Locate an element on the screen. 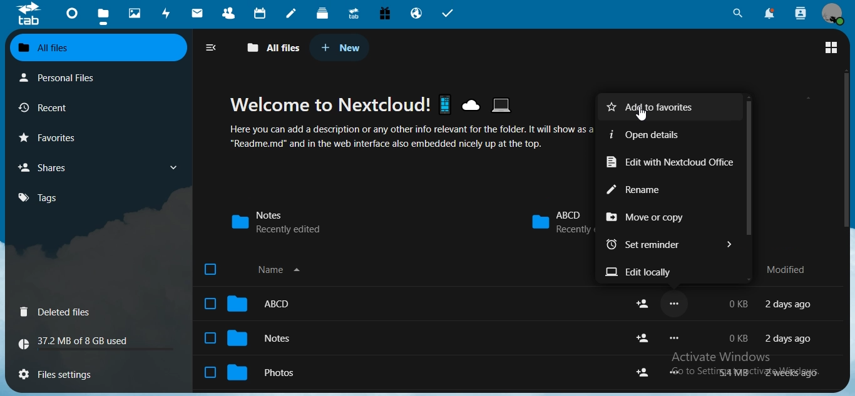 This screenshot has width=855, height=396. dashboard is located at coordinates (71, 13).